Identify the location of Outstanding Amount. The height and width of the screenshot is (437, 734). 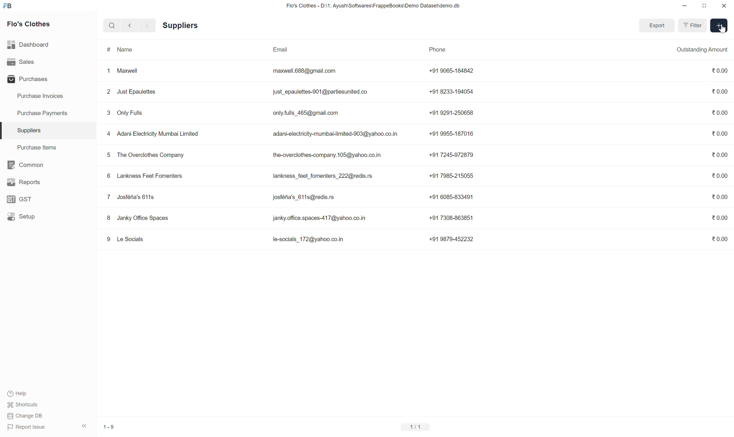
(695, 50).